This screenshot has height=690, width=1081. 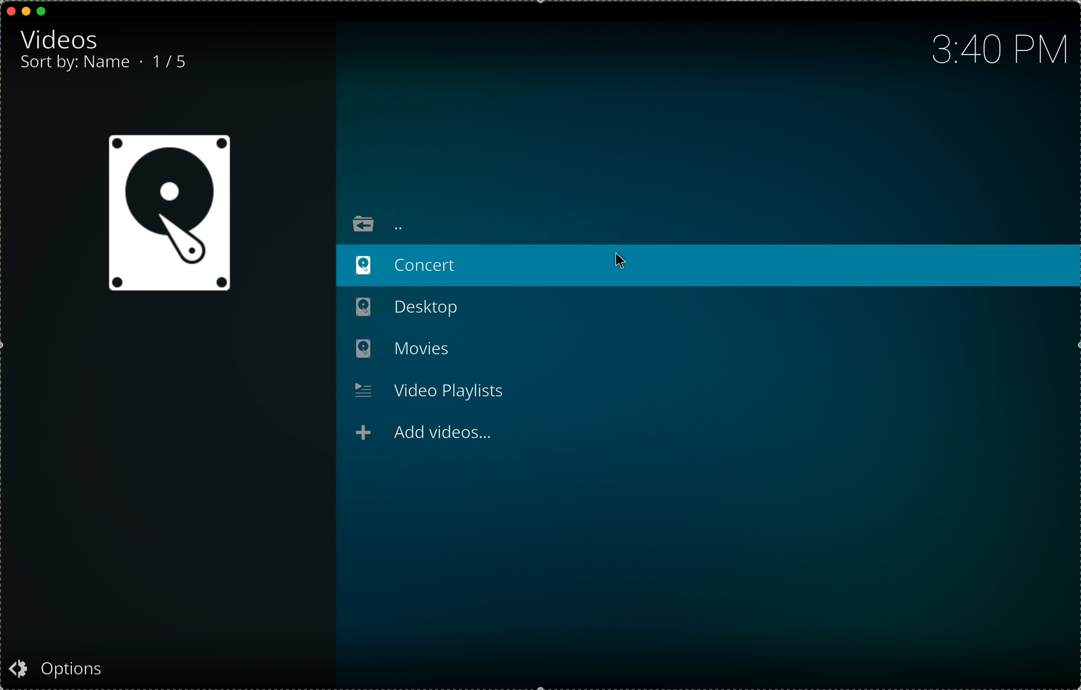 I want to click on add videos, so click(x=422, y=436).